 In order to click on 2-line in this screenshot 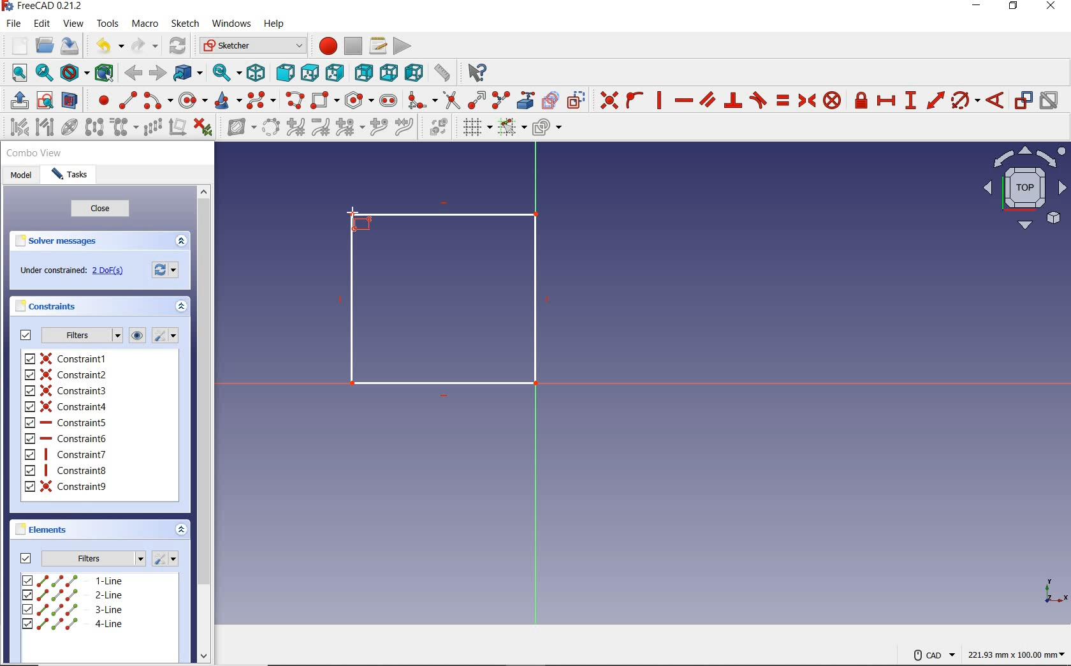, I will do `click(76, 595)`.